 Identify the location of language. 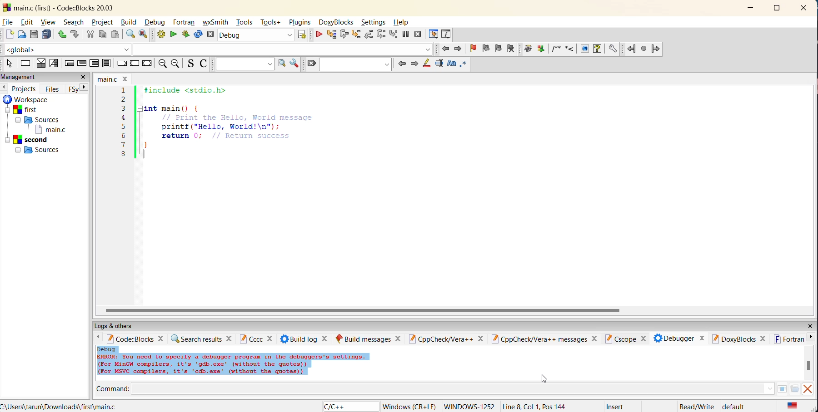
(335, 407).